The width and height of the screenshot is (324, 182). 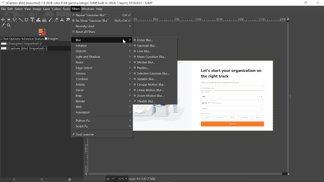 What do you see at coordinates (102, 21) in the screenshot?
I see `Re-show Gaussian blur` at bounding box center [102, 21].